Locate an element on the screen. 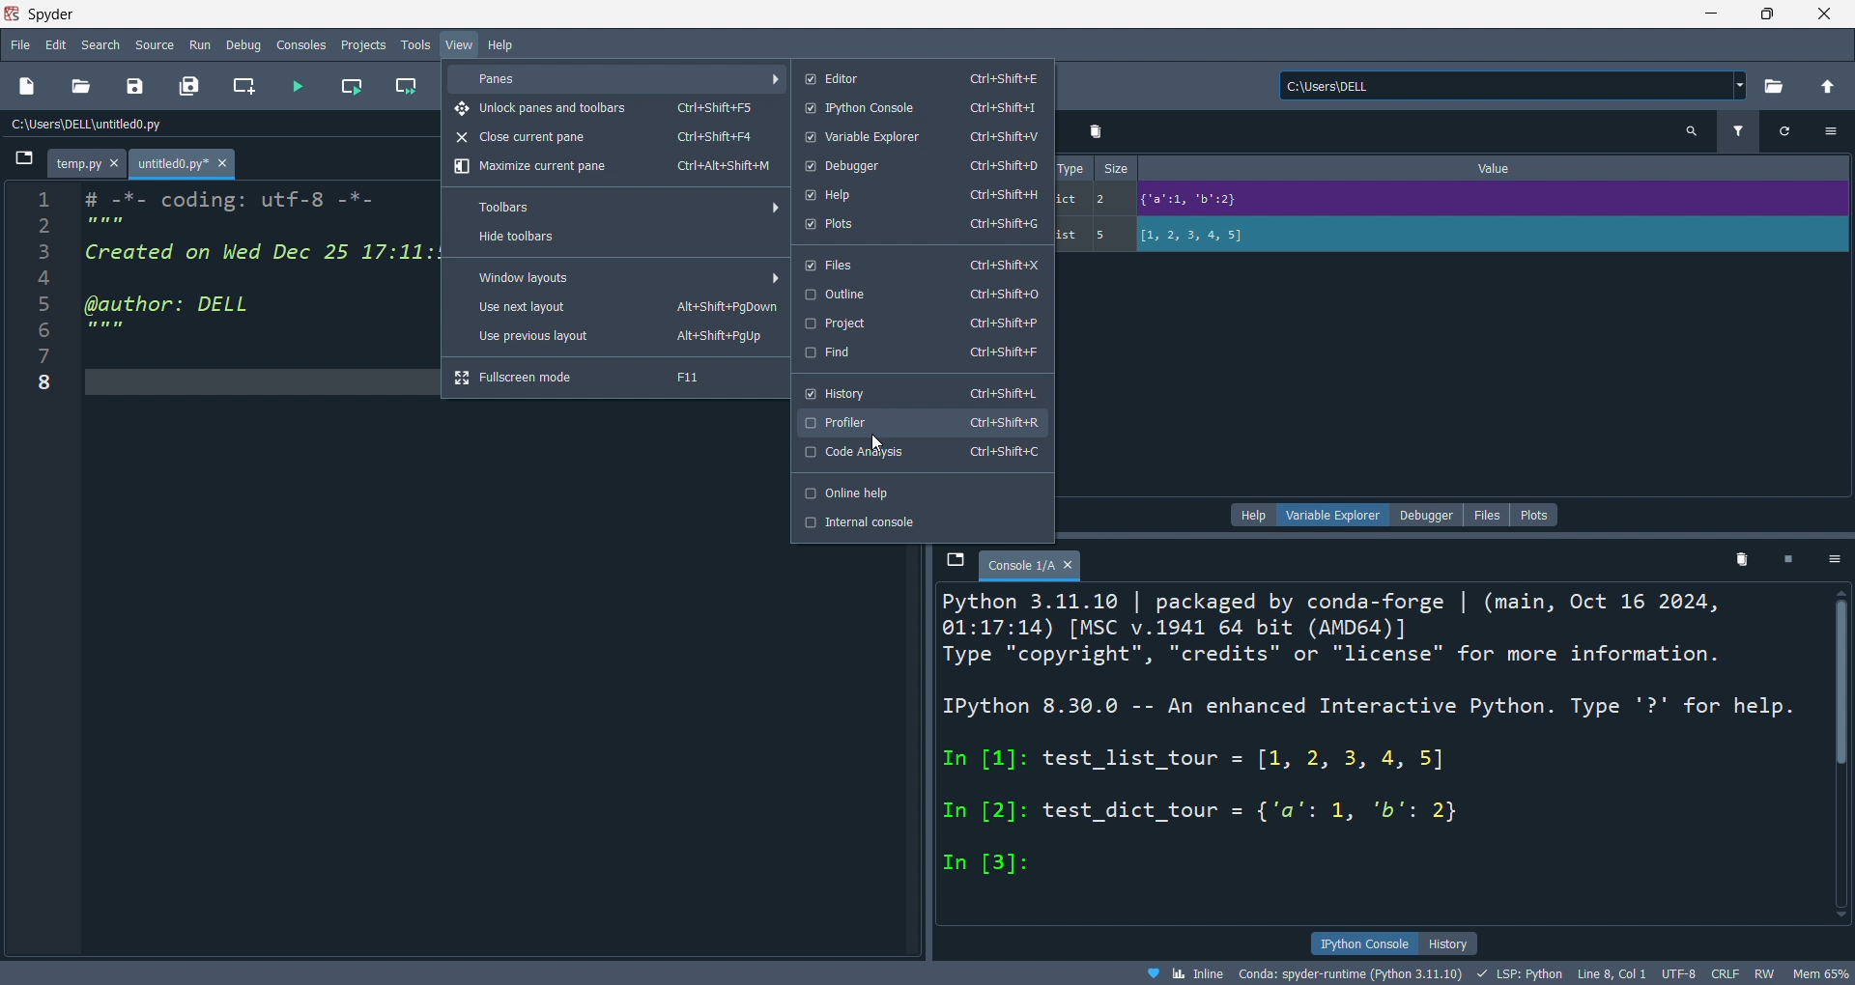 The width and height of the screenshot is (1855, 985). delete variables is located at coordinates (1739, 563).